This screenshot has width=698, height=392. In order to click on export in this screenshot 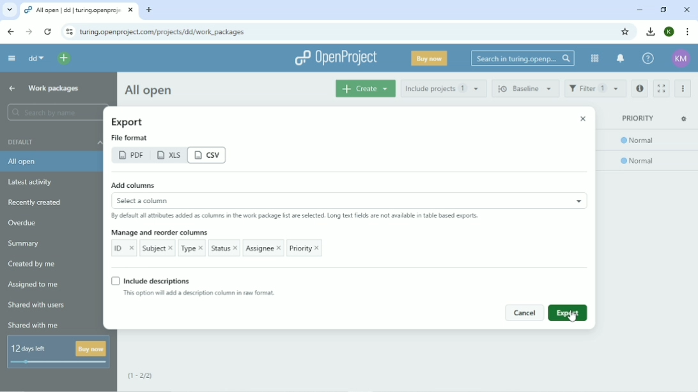, I will do `click(570, 312)`.